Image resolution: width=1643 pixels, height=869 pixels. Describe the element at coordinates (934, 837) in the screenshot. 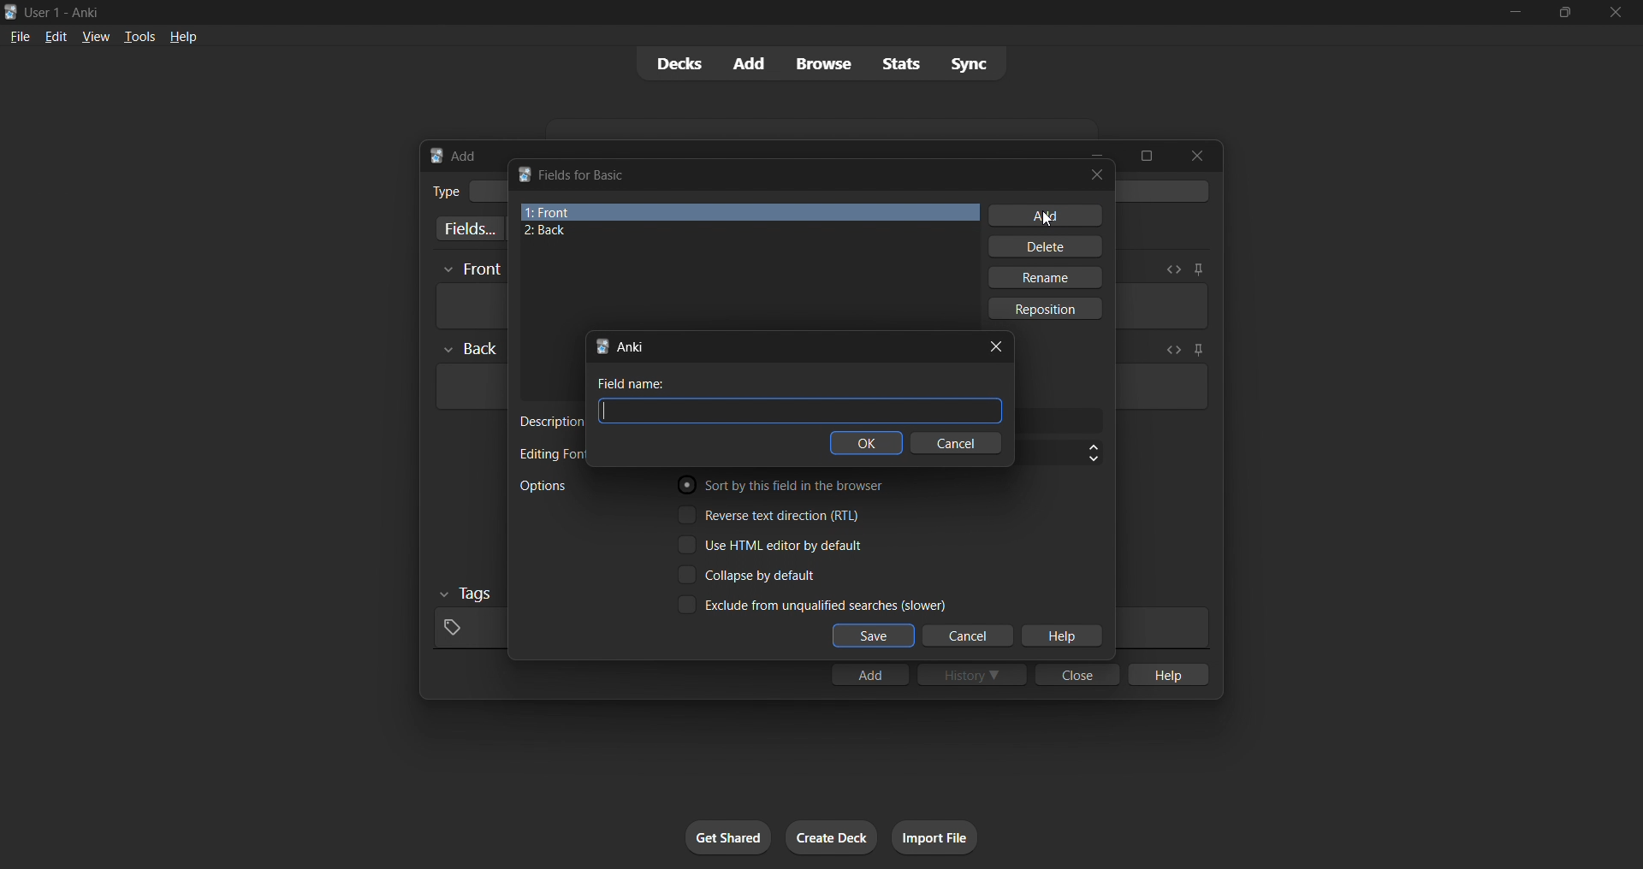

I see `import file` at that location.